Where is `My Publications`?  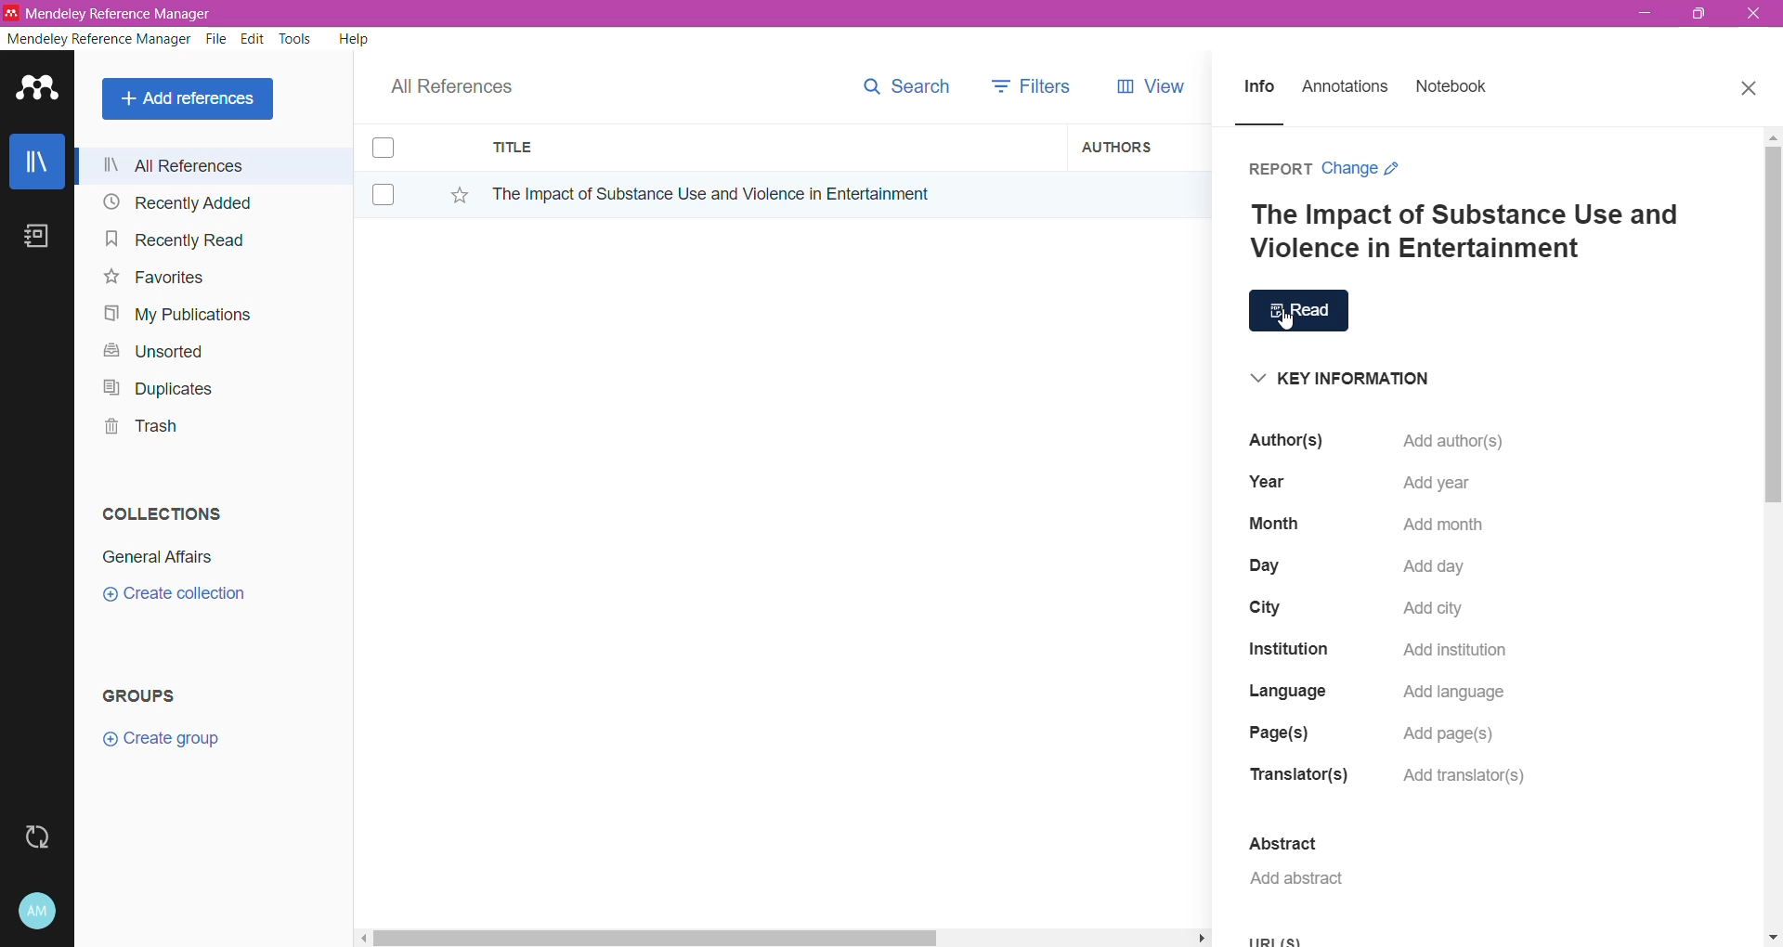
My Publications is located at coordinates (174, 315).